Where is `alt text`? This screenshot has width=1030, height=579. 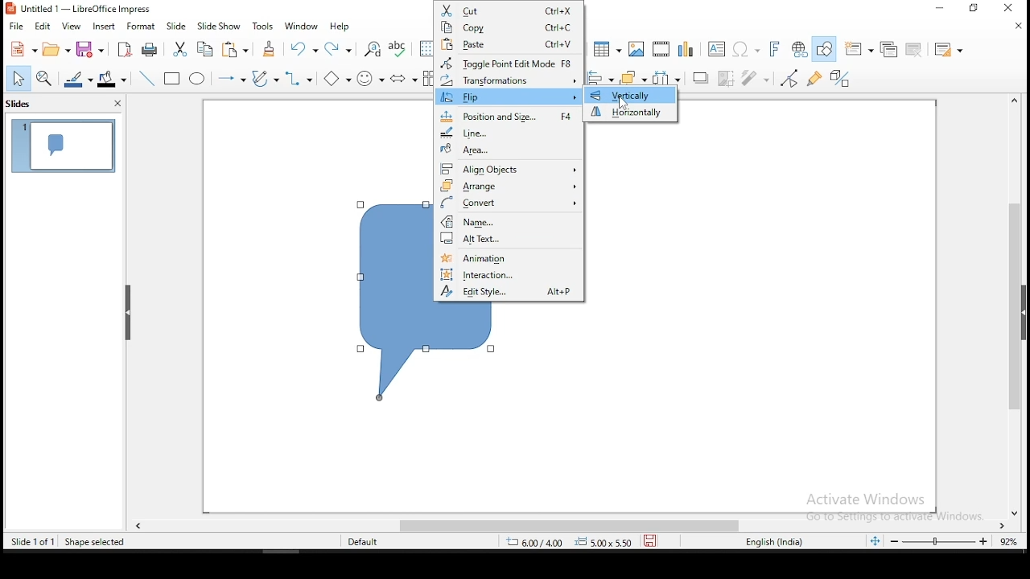 alt text is located at coordinates (510, 239).